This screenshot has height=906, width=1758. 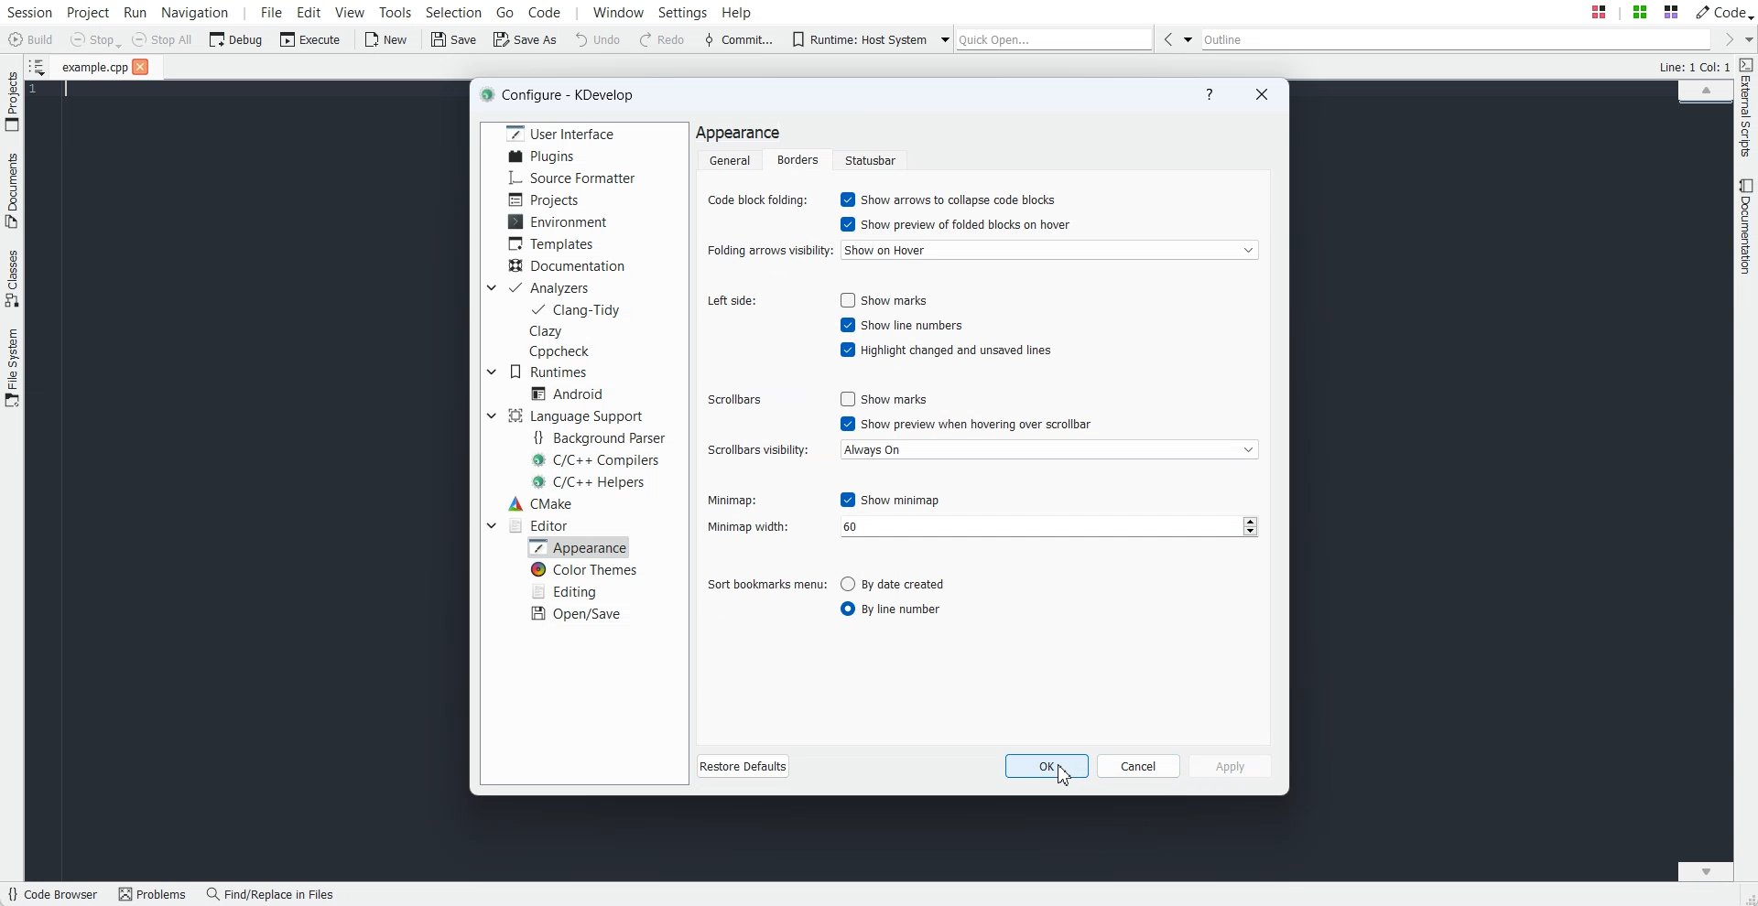 I want to click on Quick Open, so click(x=1056, y=38).